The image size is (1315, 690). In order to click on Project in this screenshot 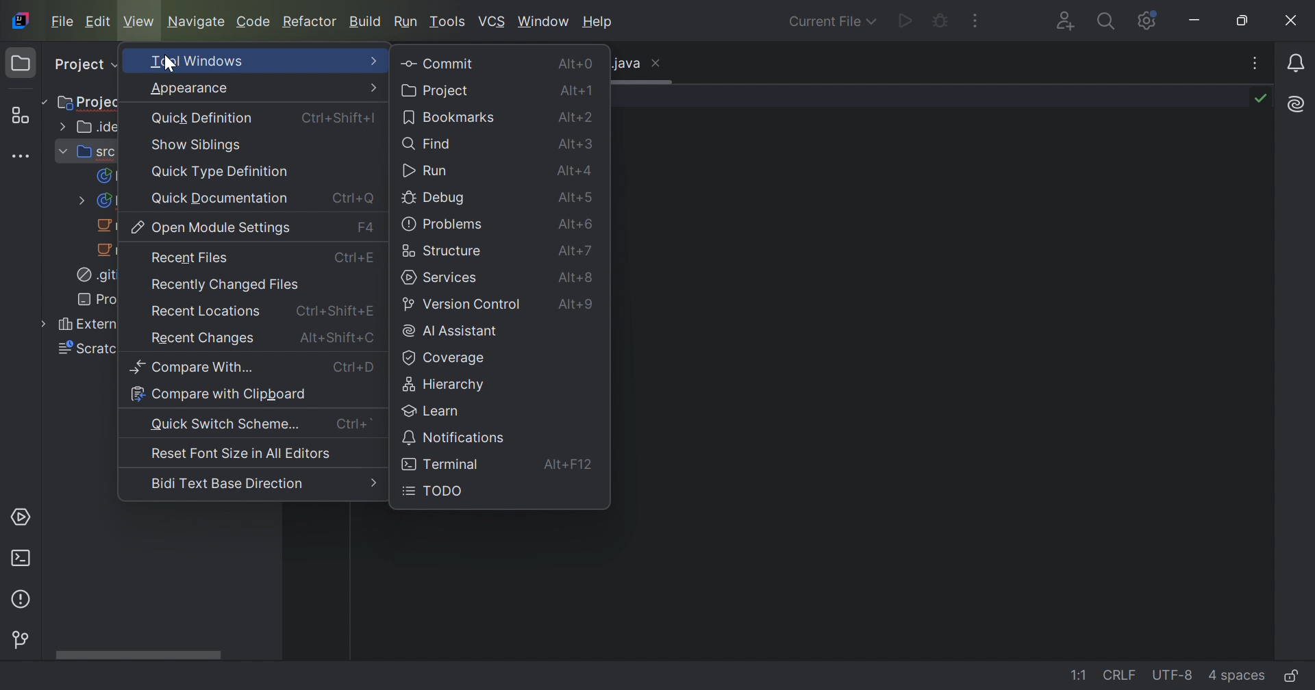, I will do `click(92, 101)`.